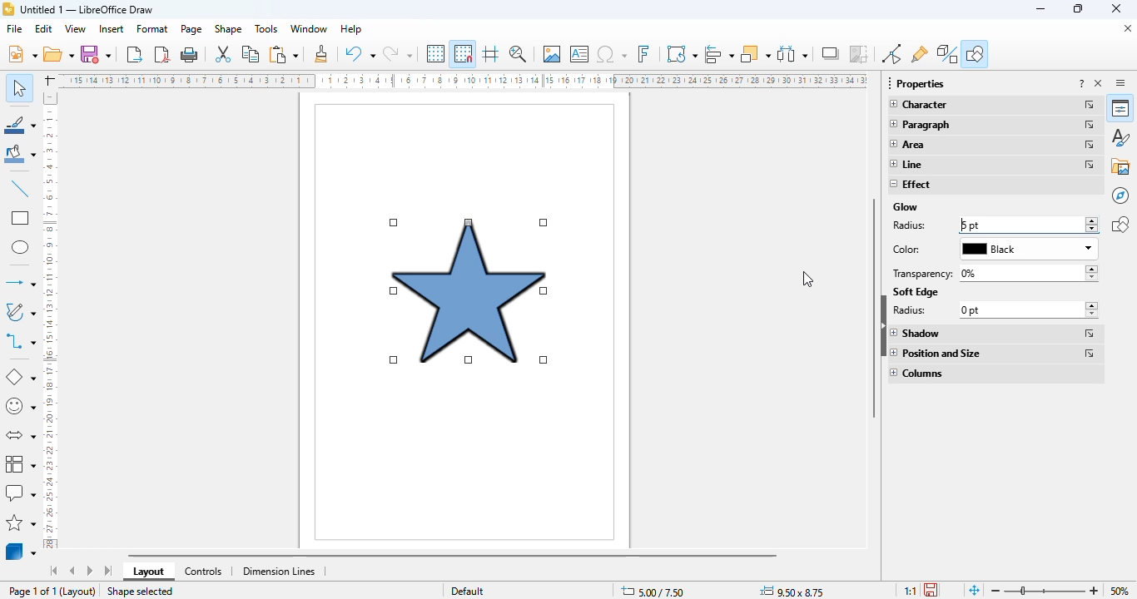  Describe the element at coordinates (22, 376) in the screenshot. I see `basic shapes` at that location.